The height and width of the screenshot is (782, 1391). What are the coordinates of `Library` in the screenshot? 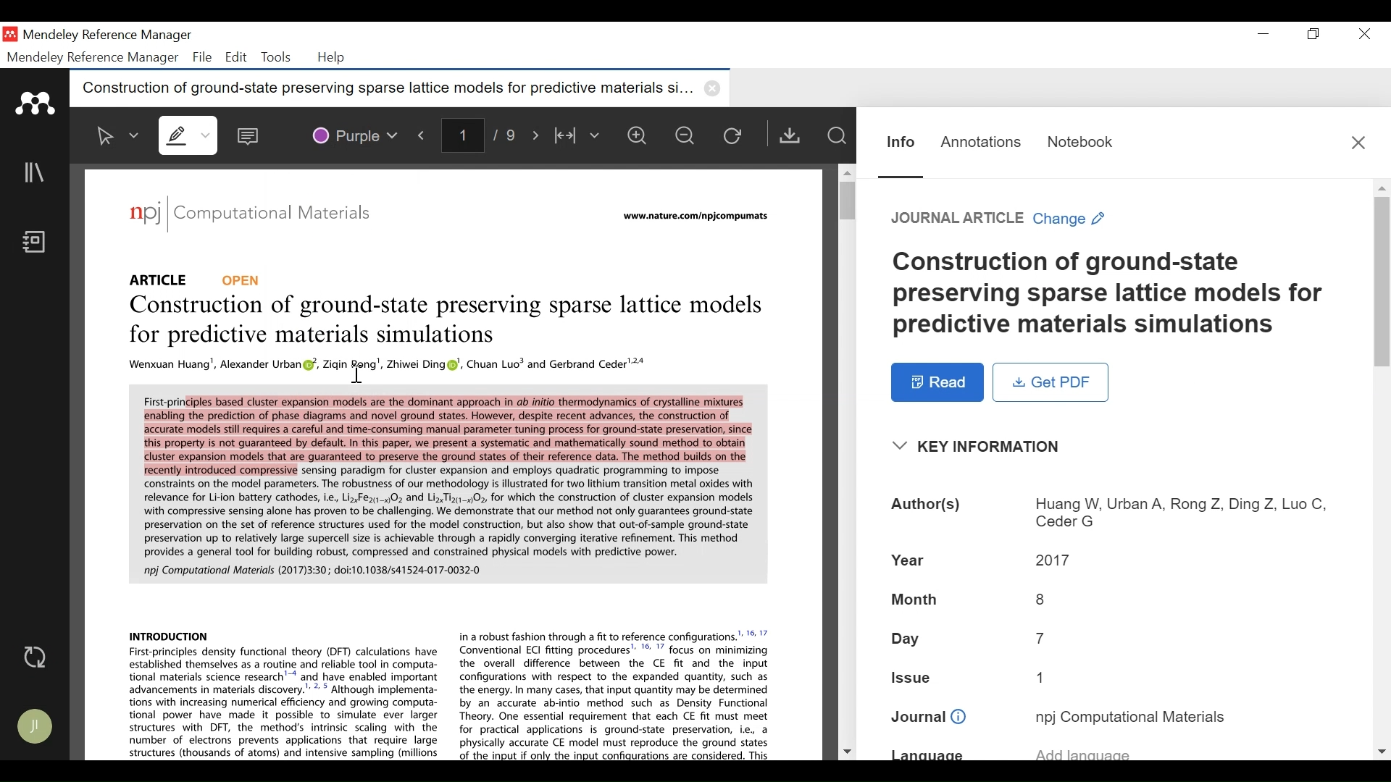 It's located at (35, 172).